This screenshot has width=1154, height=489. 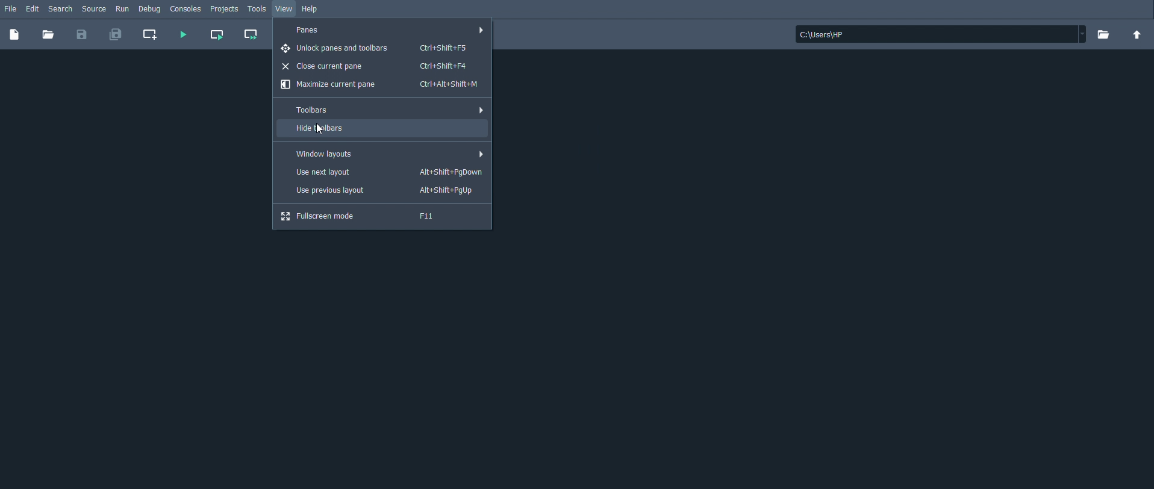 I want to click on Debug, so click(x=150, y=10).